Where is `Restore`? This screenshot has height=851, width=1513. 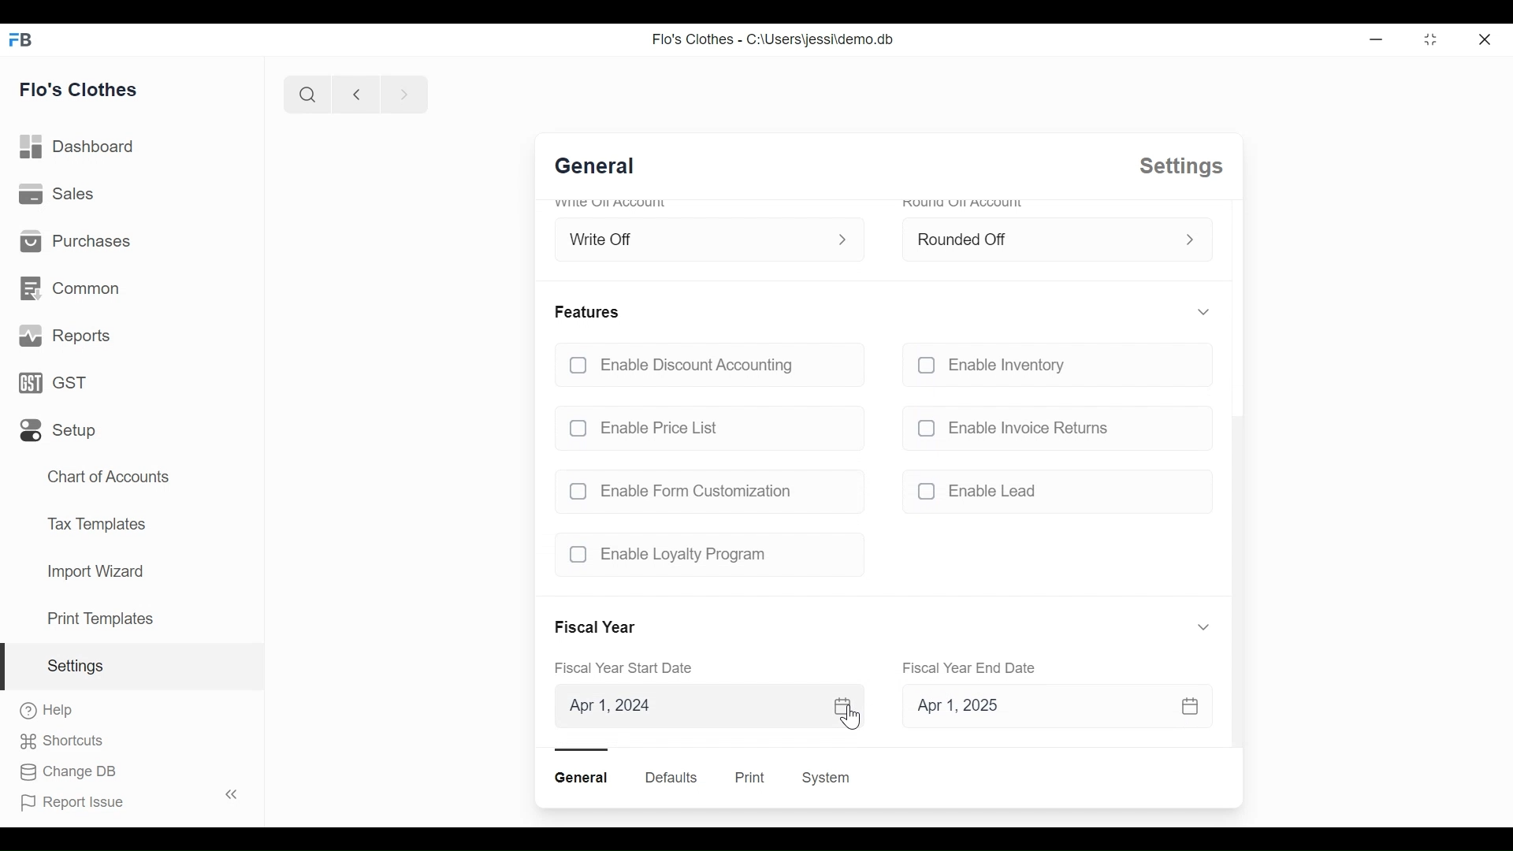
Restore is located at coordinates (1429, 39).